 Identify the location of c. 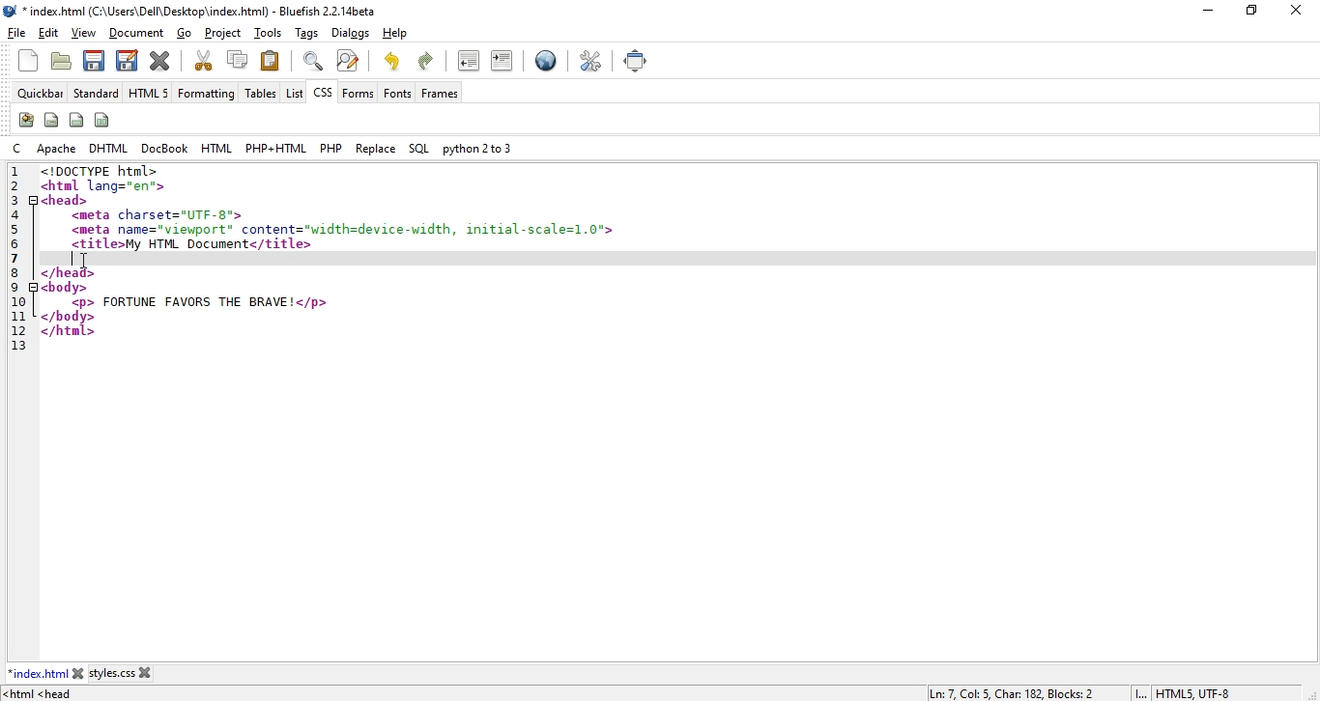
(20, 148).